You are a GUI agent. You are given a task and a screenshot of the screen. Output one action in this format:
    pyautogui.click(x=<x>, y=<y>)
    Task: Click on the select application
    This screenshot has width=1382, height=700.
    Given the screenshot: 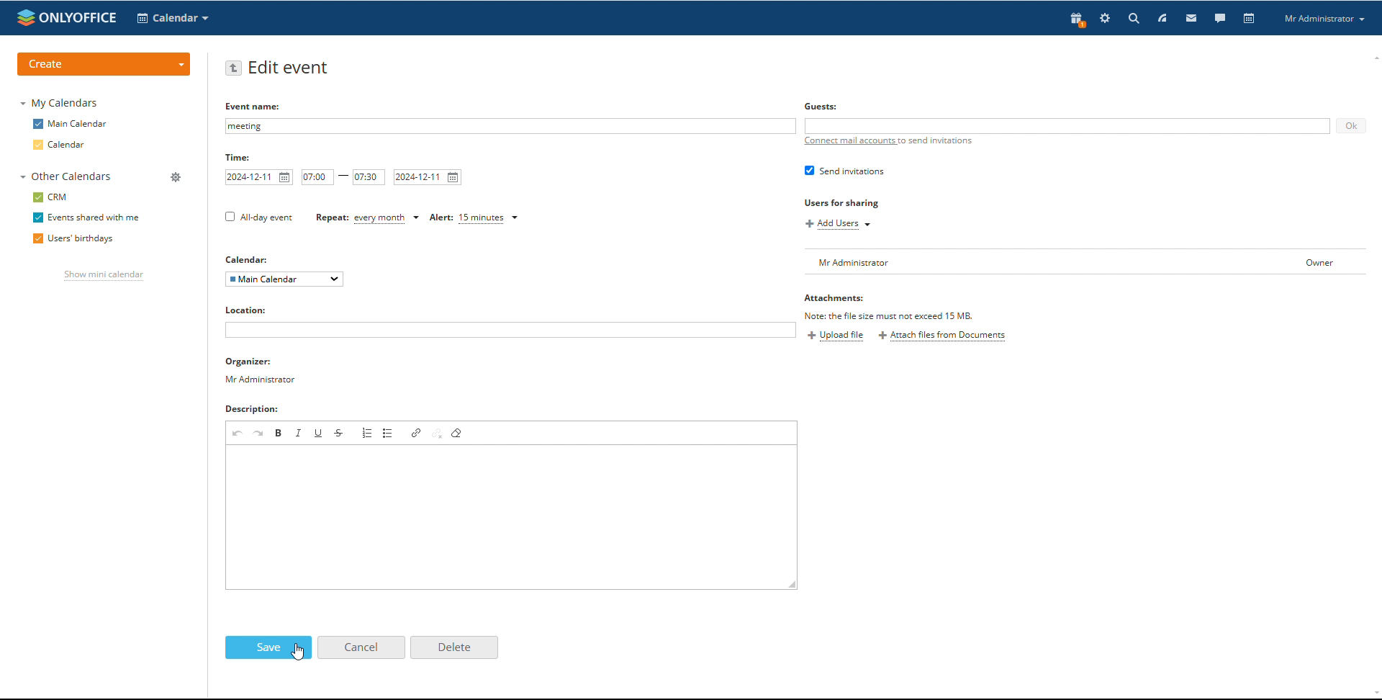 What is the action you would take?
    pyautogui.click(x=173, y=19)
    